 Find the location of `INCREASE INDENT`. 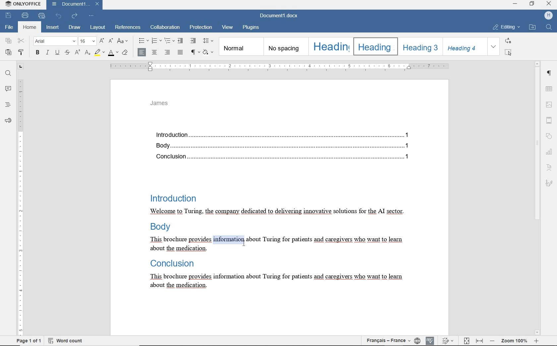

INCREASE INDENT is located at coordinates (194, 41).